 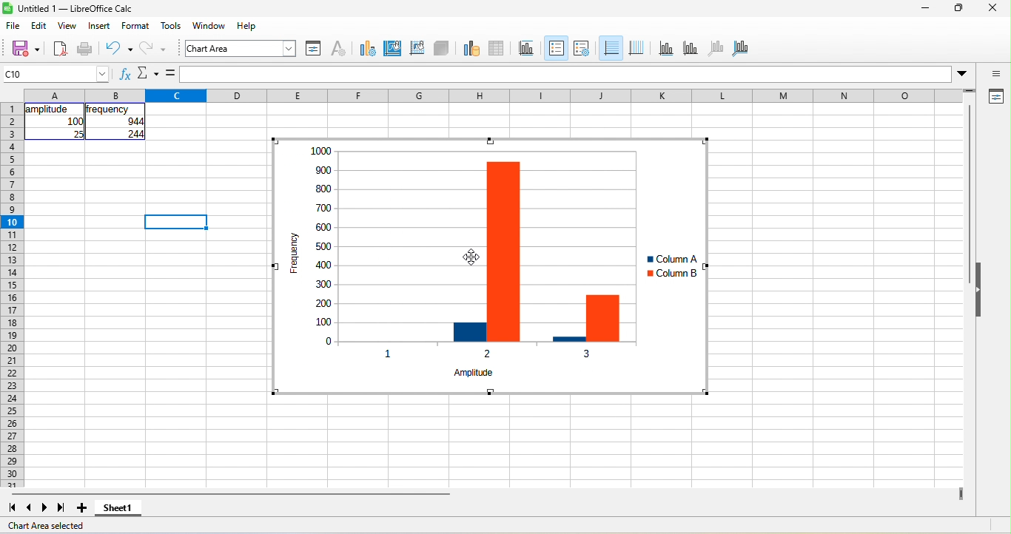 What do you see at coordinates (716, 49) in the screenshot?
I see `z axis` at bounding box center [716, 49].